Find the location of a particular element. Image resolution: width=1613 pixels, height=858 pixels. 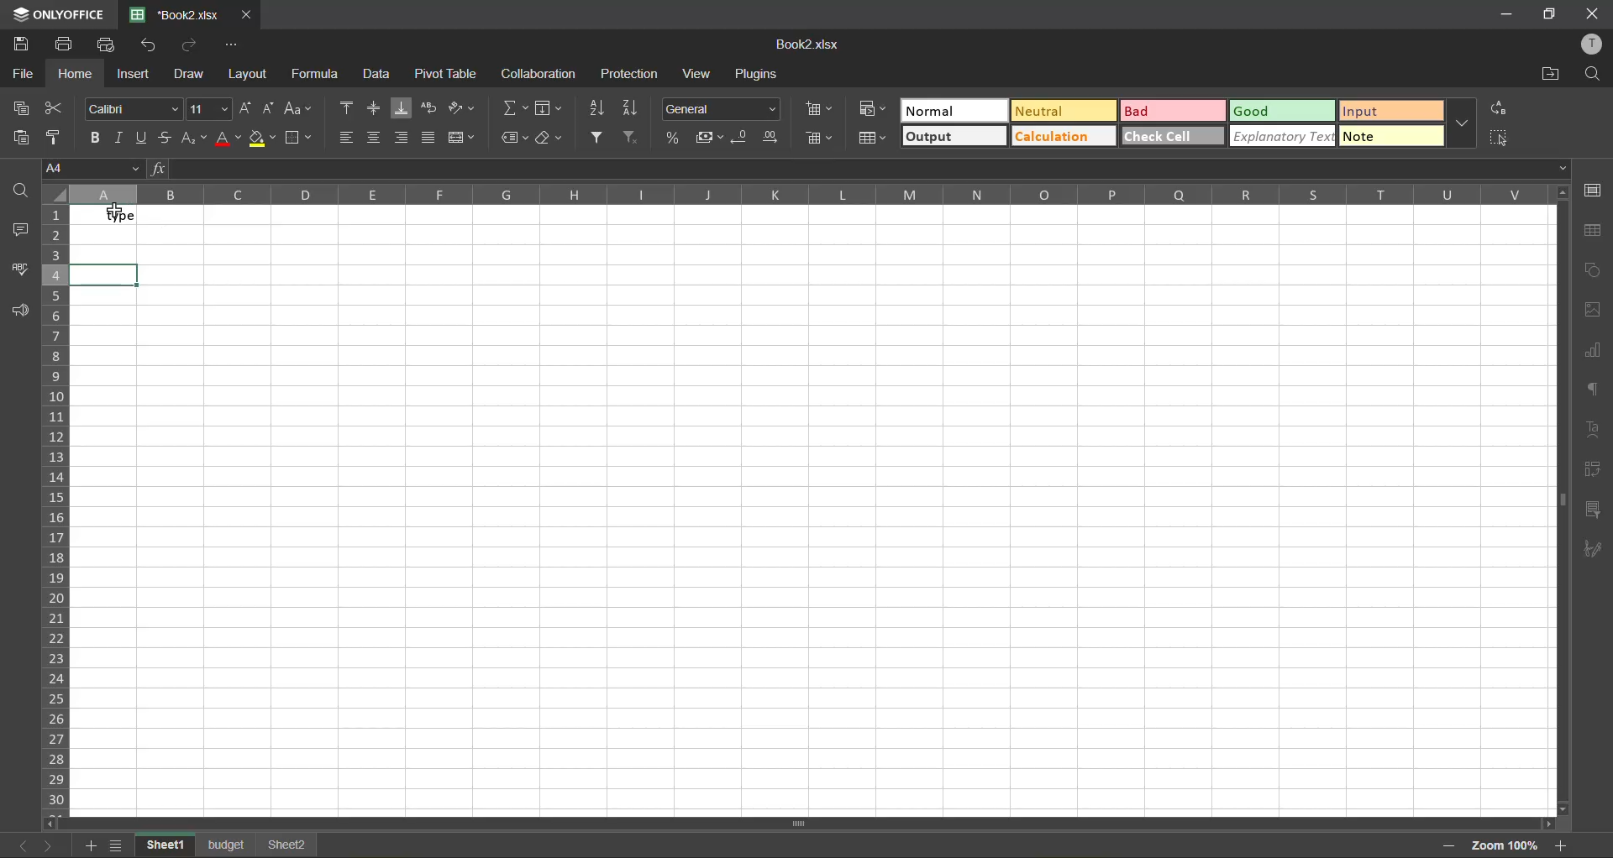

move down is located at coordinates (1557, 805).